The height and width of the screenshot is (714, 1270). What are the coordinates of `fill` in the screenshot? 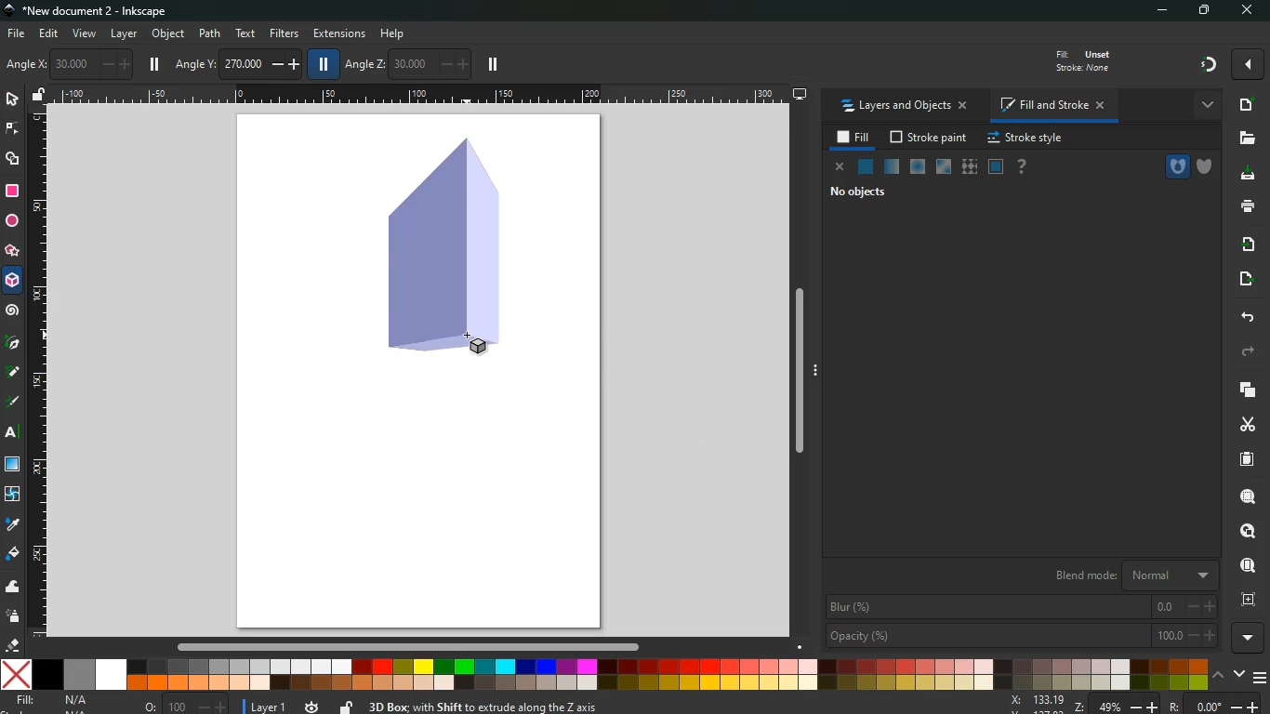 It's located at (854, 138).